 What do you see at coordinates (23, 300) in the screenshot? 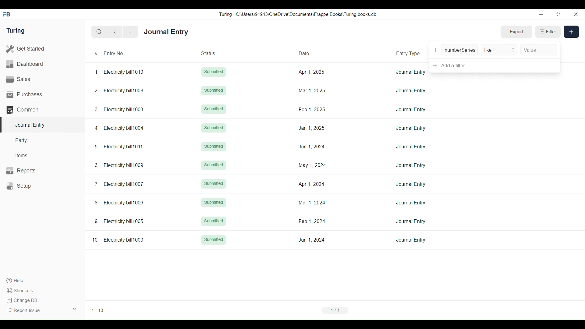
I see `Change DB` at bounding box center [23, 300].